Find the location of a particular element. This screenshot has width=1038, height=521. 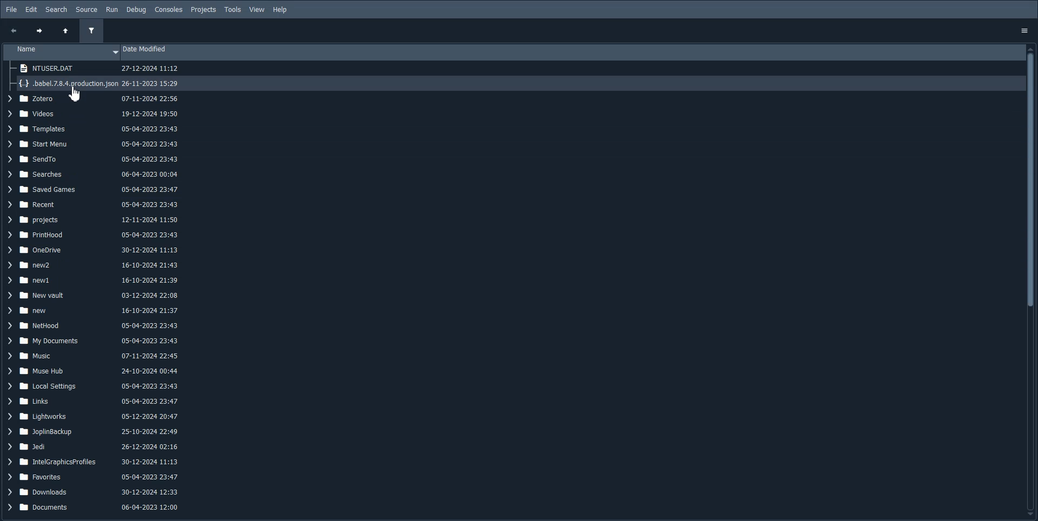

Run is located at coordinates (111, 9).